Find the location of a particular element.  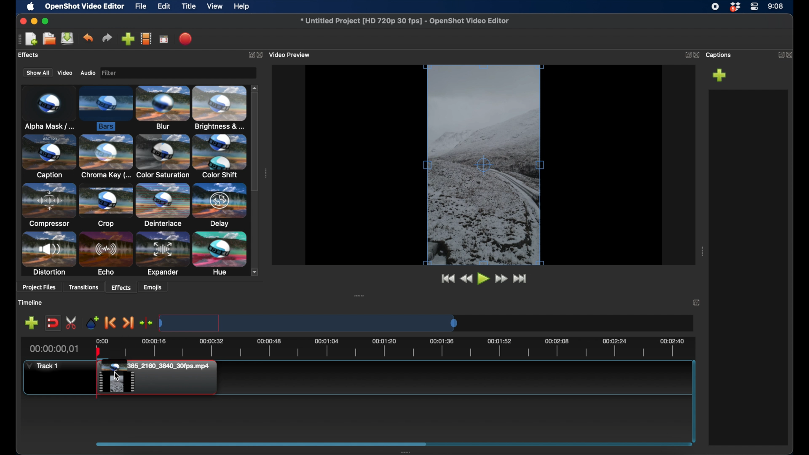

timeline is located at coordinates (403, 348).